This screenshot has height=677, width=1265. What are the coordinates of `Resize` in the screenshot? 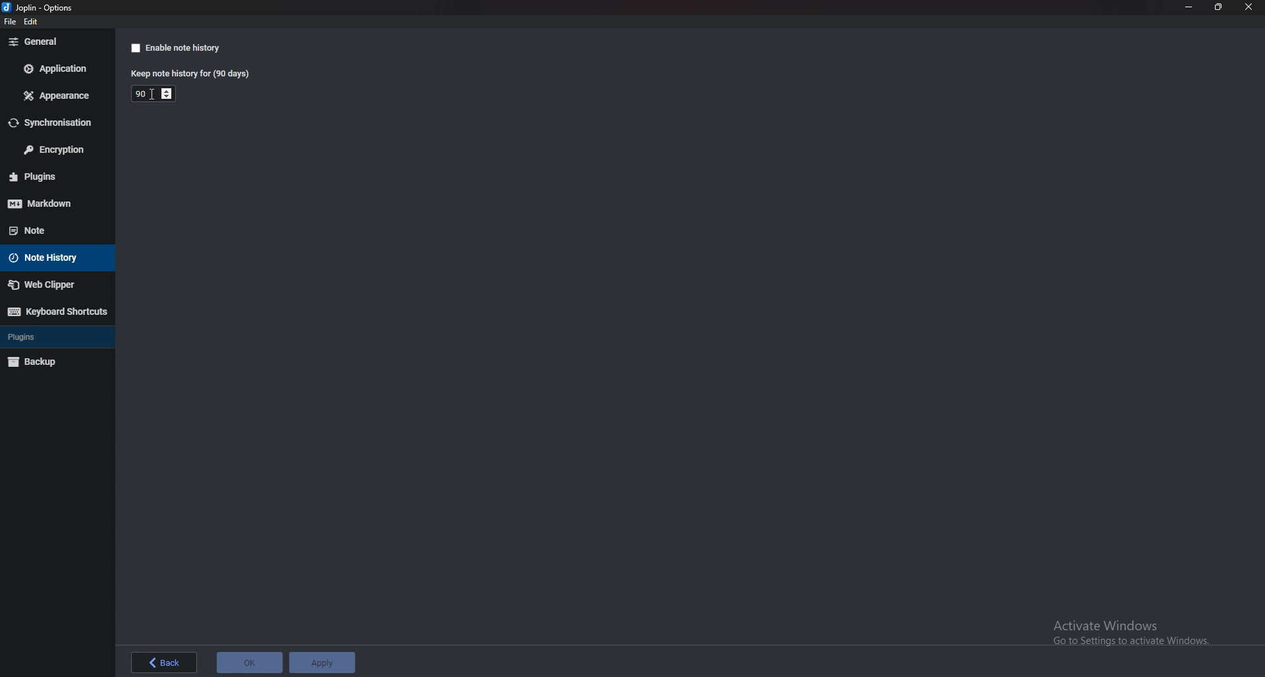 It's located at (1219, 7).